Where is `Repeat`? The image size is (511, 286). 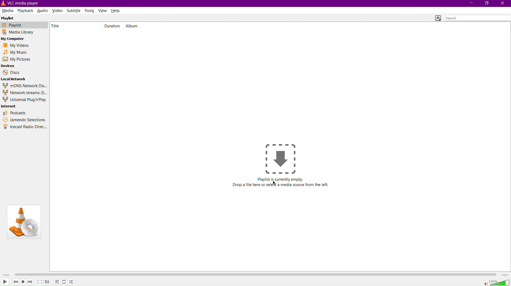
Repeat is located at coordinates (64, 282).